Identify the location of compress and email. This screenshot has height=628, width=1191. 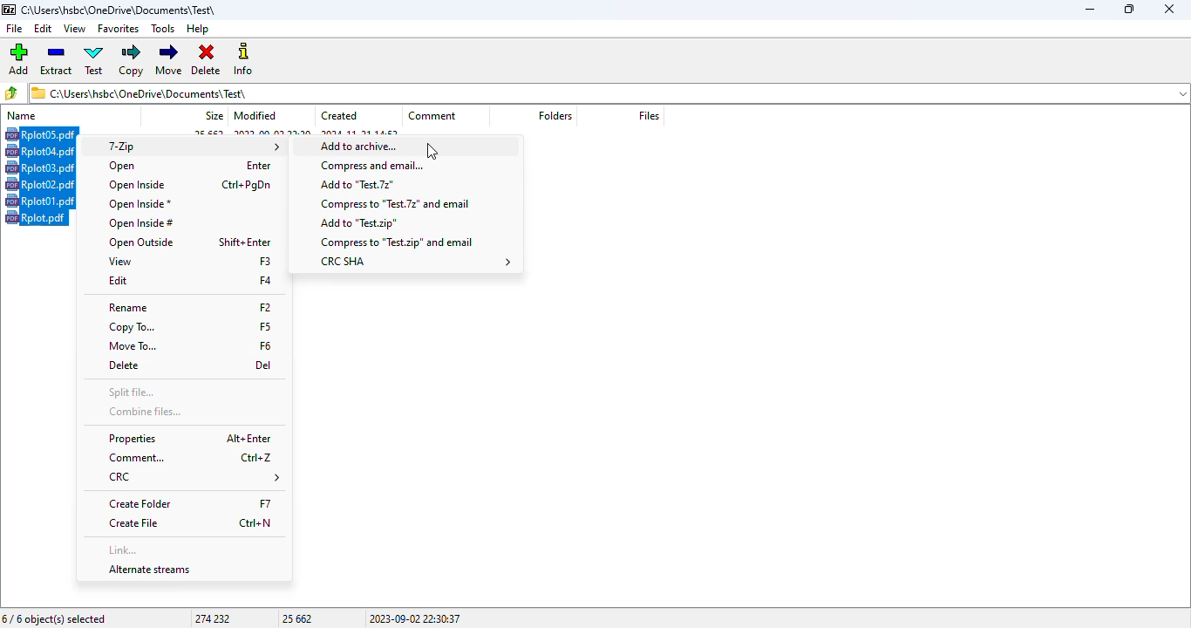
(374, 166).